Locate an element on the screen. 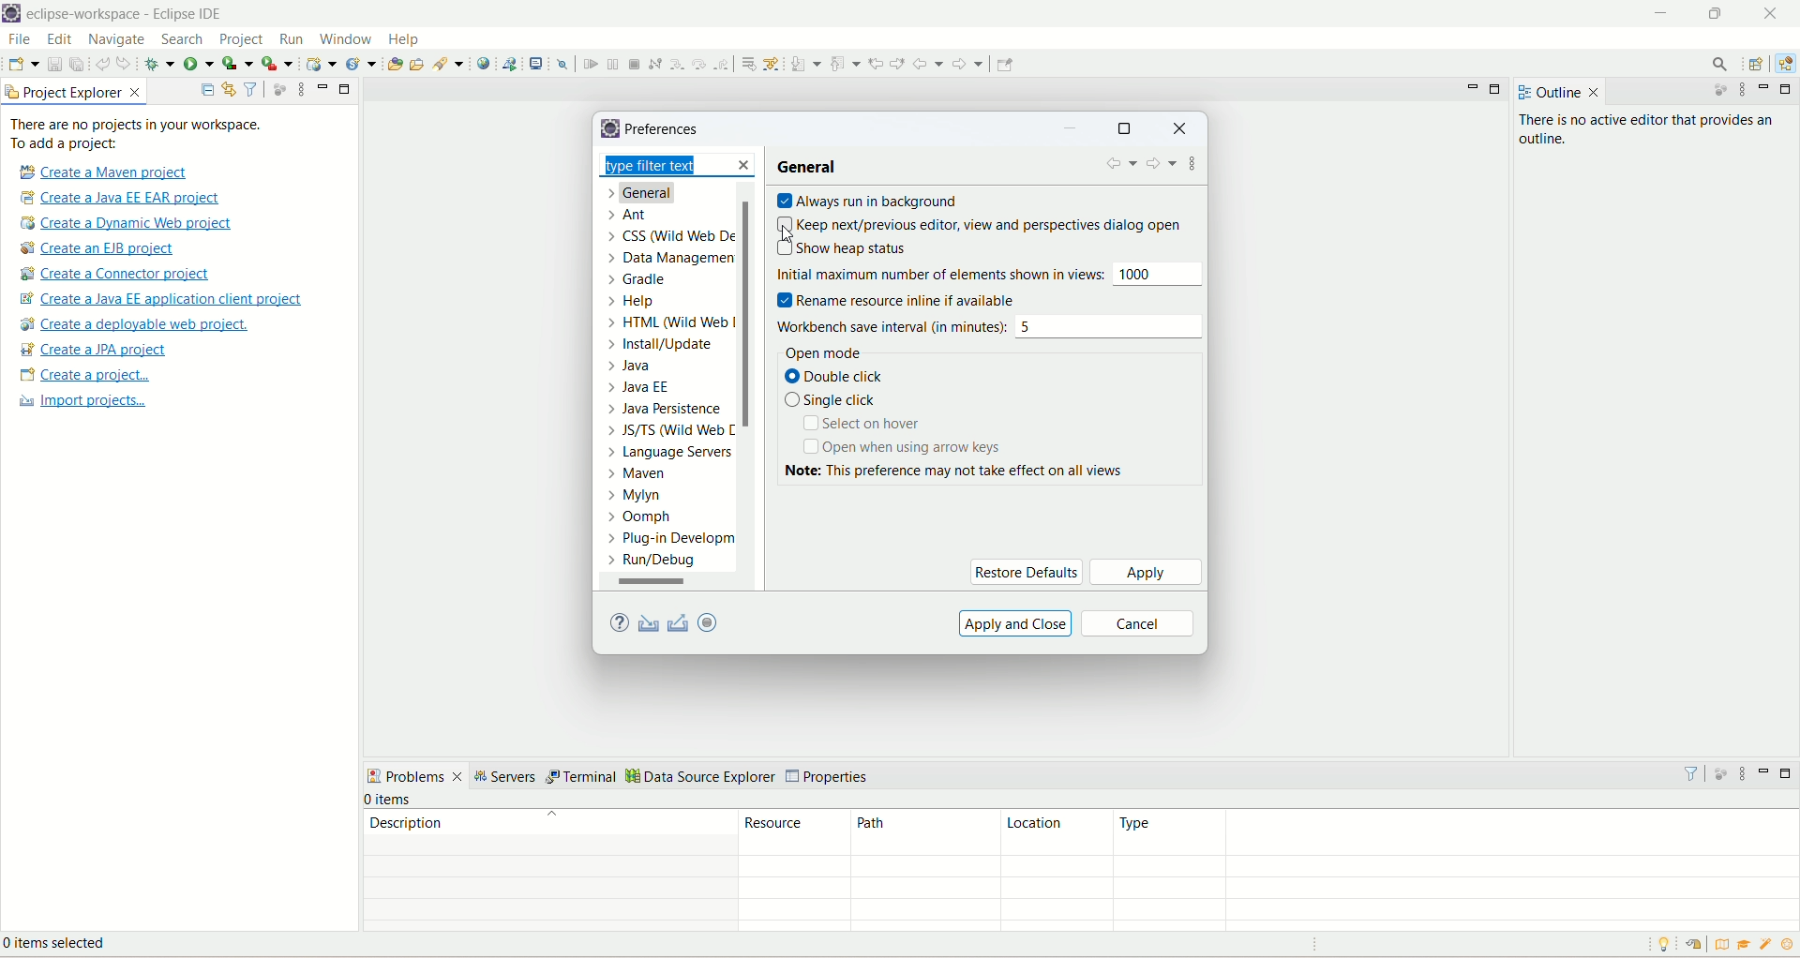  open web service is located at coordinates (484, 64).